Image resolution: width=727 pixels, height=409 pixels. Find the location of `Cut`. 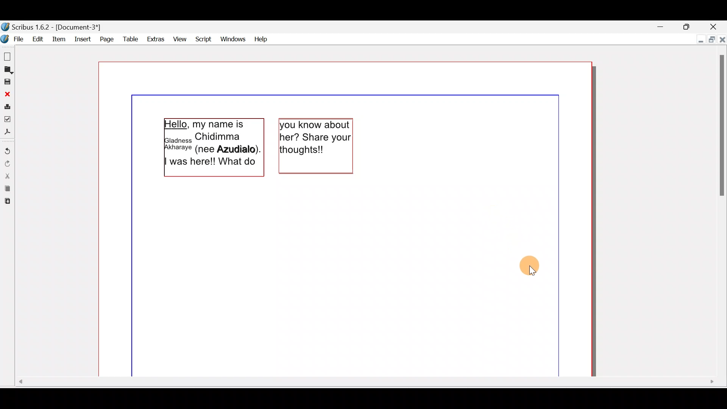

Cut is located at coordinates (8, 176).